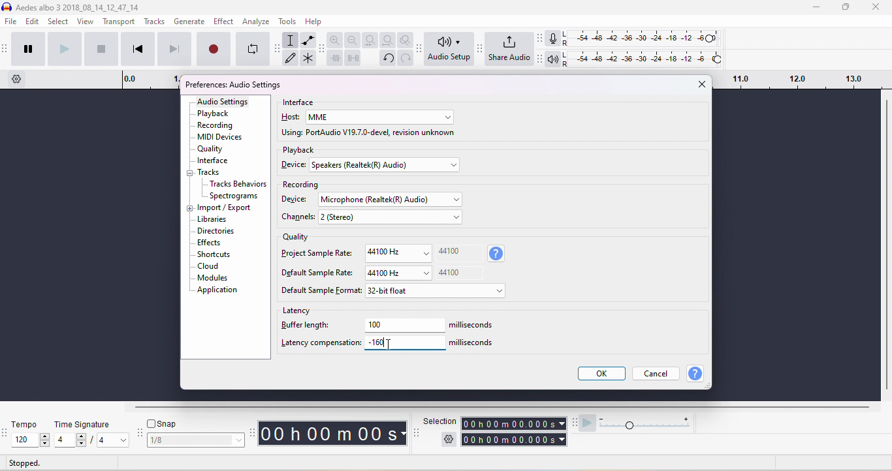 The image size is (892, 471). Describe the element at coordinates (213, 219) in the screenshot. I see `libraries` at that location.